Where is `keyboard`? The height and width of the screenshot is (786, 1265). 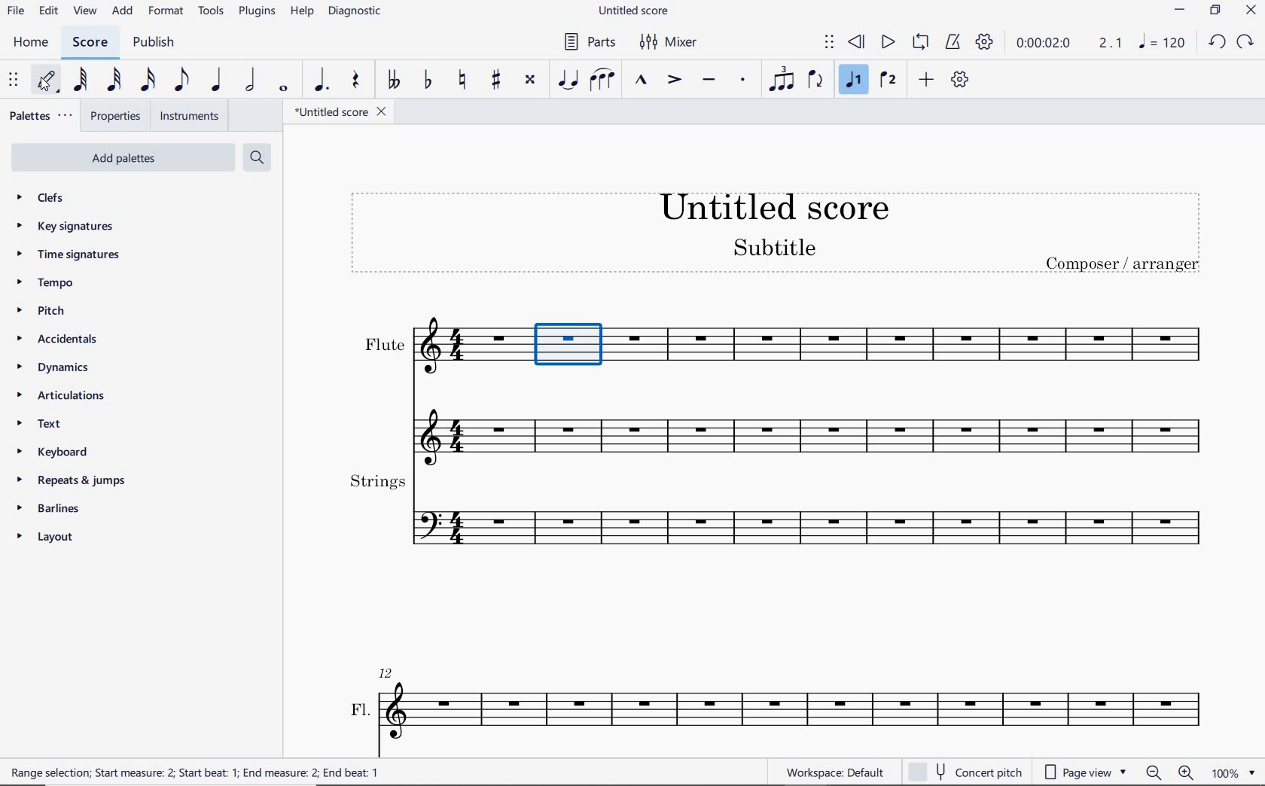
keyboard is located at coordinates (62, 455).